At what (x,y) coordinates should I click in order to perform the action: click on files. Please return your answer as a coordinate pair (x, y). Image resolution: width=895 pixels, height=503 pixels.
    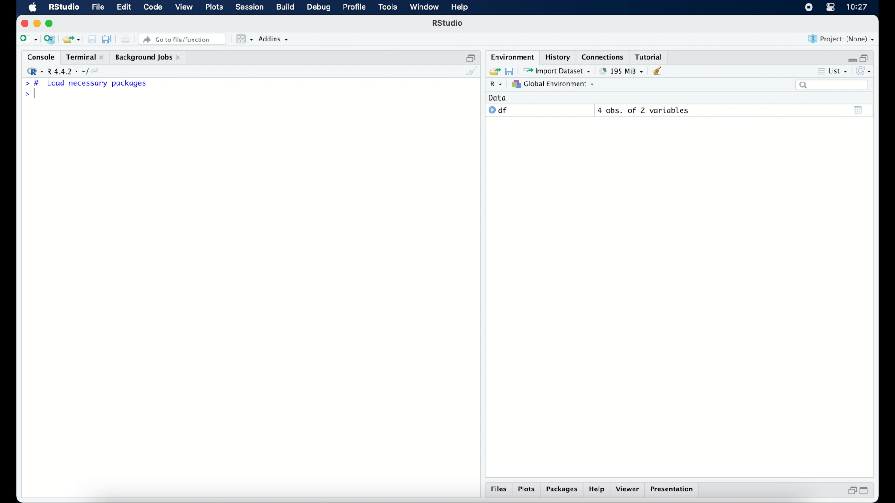
    Looking at the image, I should click on (499, 490).